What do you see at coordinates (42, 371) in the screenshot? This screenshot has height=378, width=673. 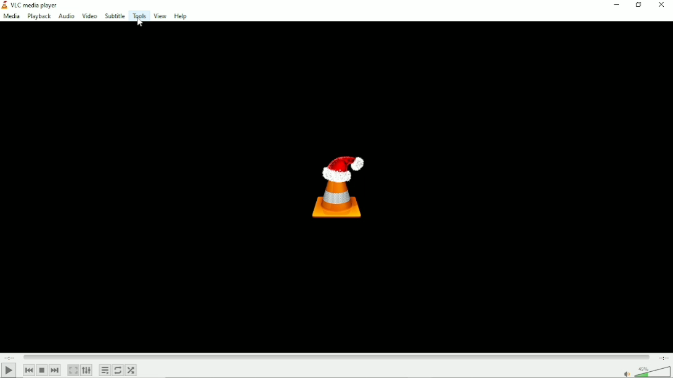 I see `Stop playlist` at bounding box center [42, 371].